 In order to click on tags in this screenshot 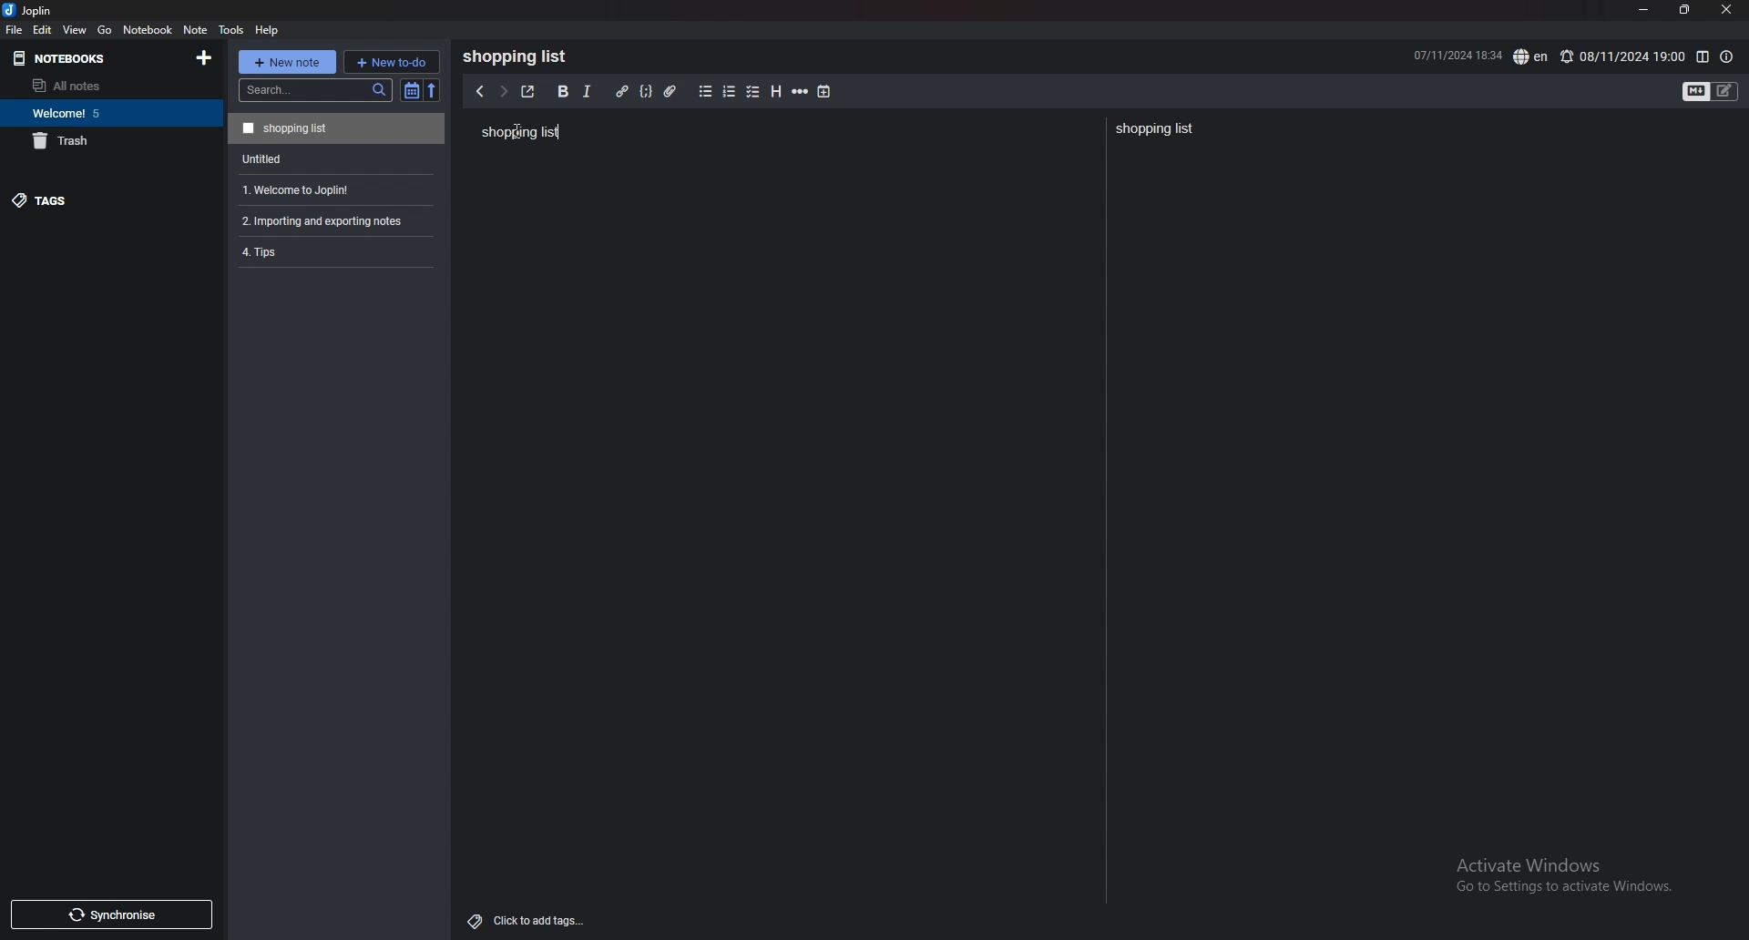, I will do `click(97, 199)`.